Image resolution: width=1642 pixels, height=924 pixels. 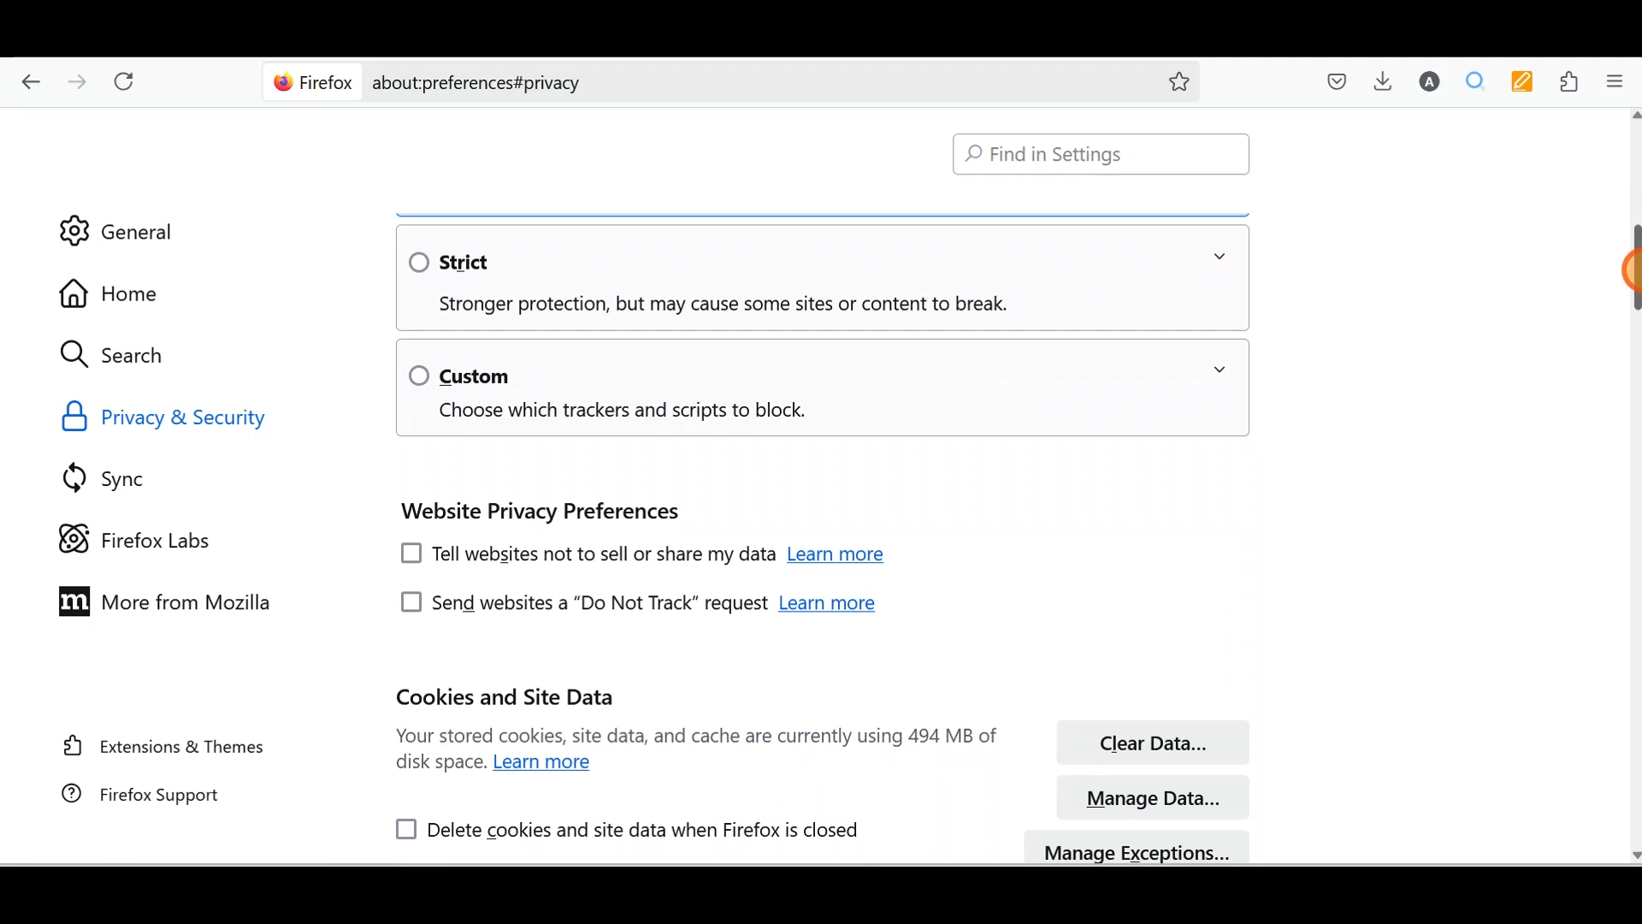 What do you see at coordinates (27, 80) in the screenshot?
I see `Go back one page` at bounding box center [27, 80].